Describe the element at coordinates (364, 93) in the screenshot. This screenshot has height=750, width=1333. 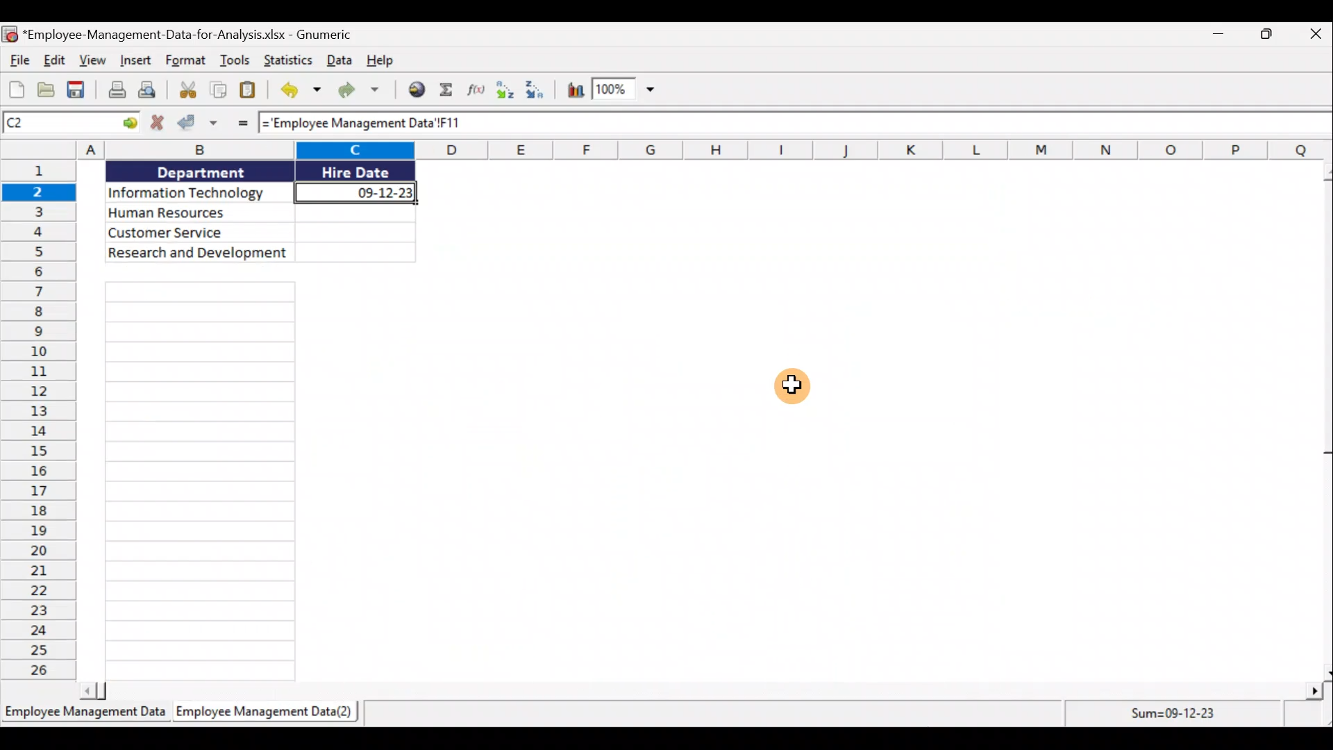
I see `Redo undone action` at that location.